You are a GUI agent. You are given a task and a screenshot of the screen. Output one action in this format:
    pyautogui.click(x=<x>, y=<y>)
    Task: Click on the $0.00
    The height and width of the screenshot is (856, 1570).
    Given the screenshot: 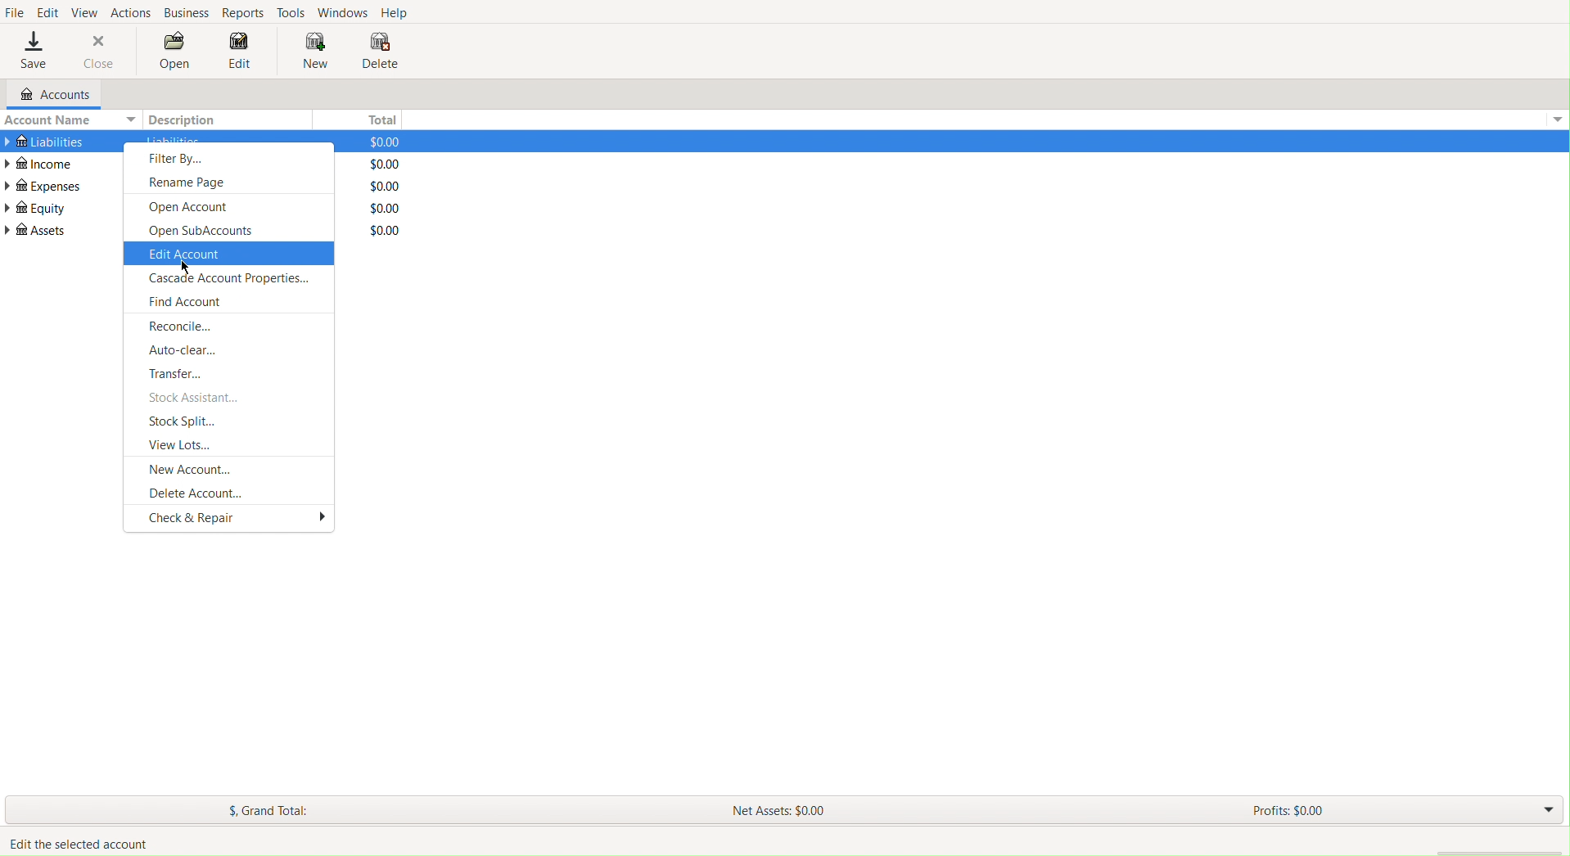 What is the action you would take?
    pyautogui.click(x=377, y=230)
    